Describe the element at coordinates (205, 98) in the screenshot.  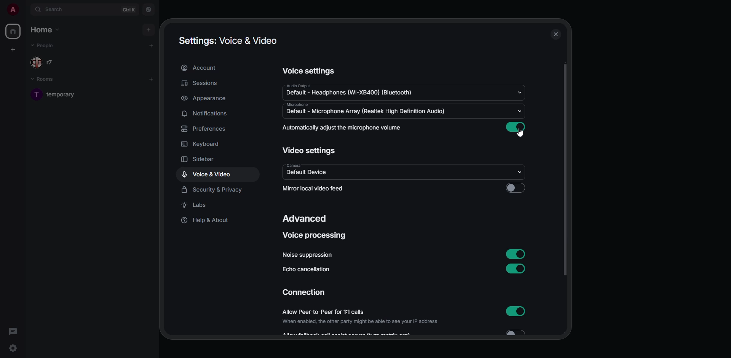
I see `appearance` at that location.